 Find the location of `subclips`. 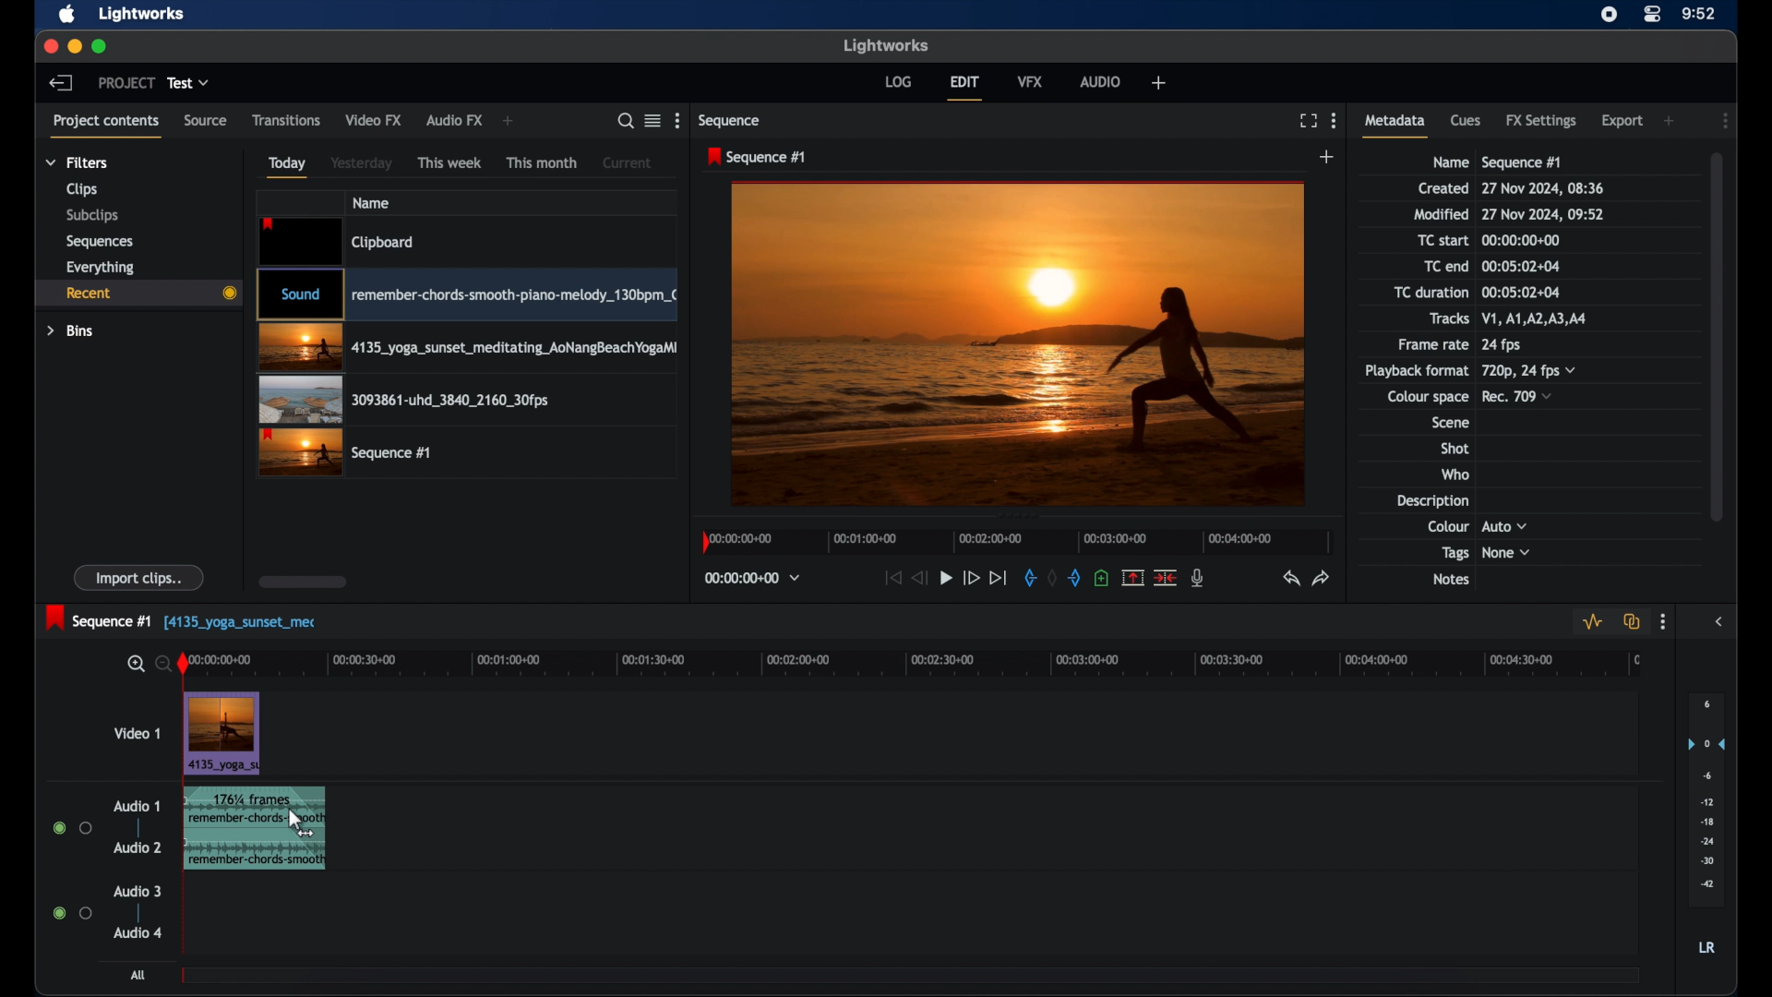

subclips is located at coordinates (92, 217).